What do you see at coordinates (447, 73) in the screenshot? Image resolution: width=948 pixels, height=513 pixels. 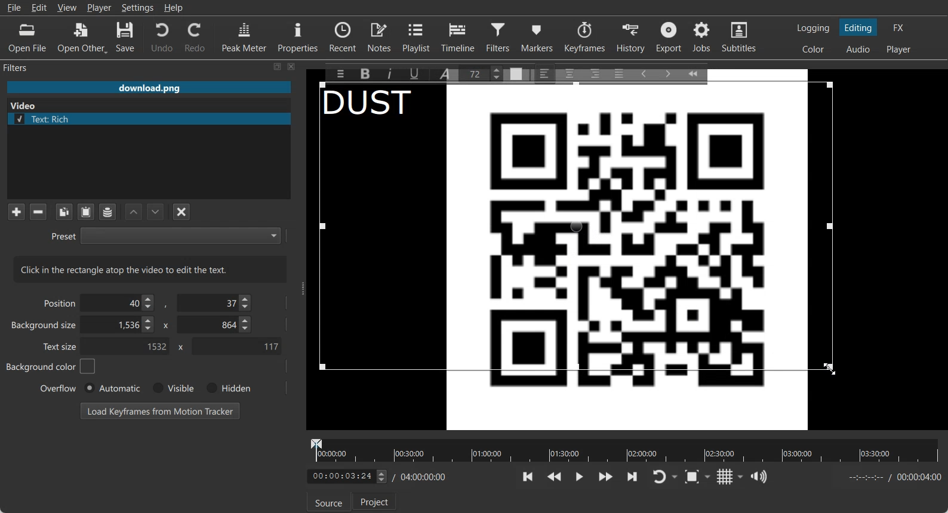 I see `Font` at bounding box center [447, 73].